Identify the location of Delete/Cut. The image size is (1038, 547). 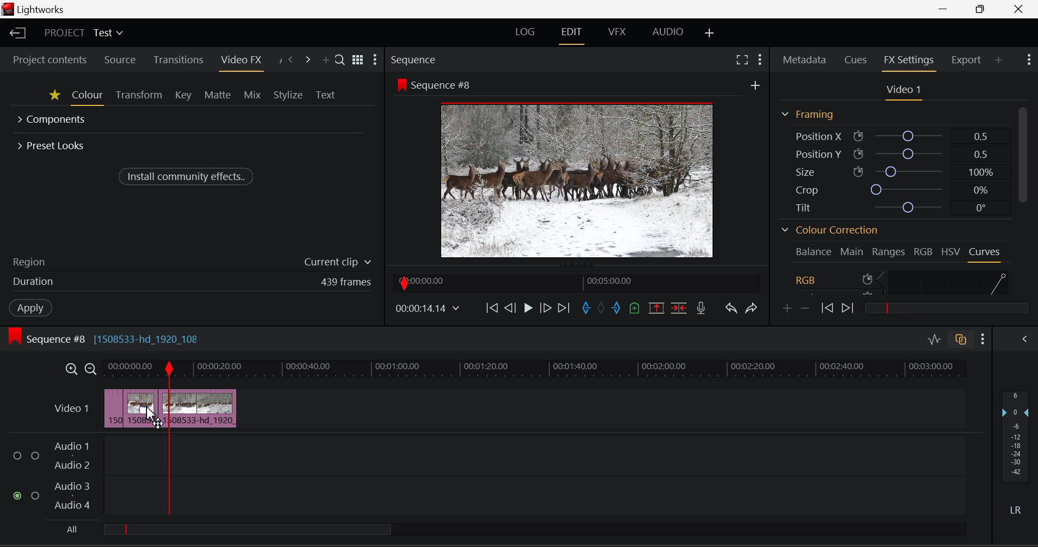
(679, 308).